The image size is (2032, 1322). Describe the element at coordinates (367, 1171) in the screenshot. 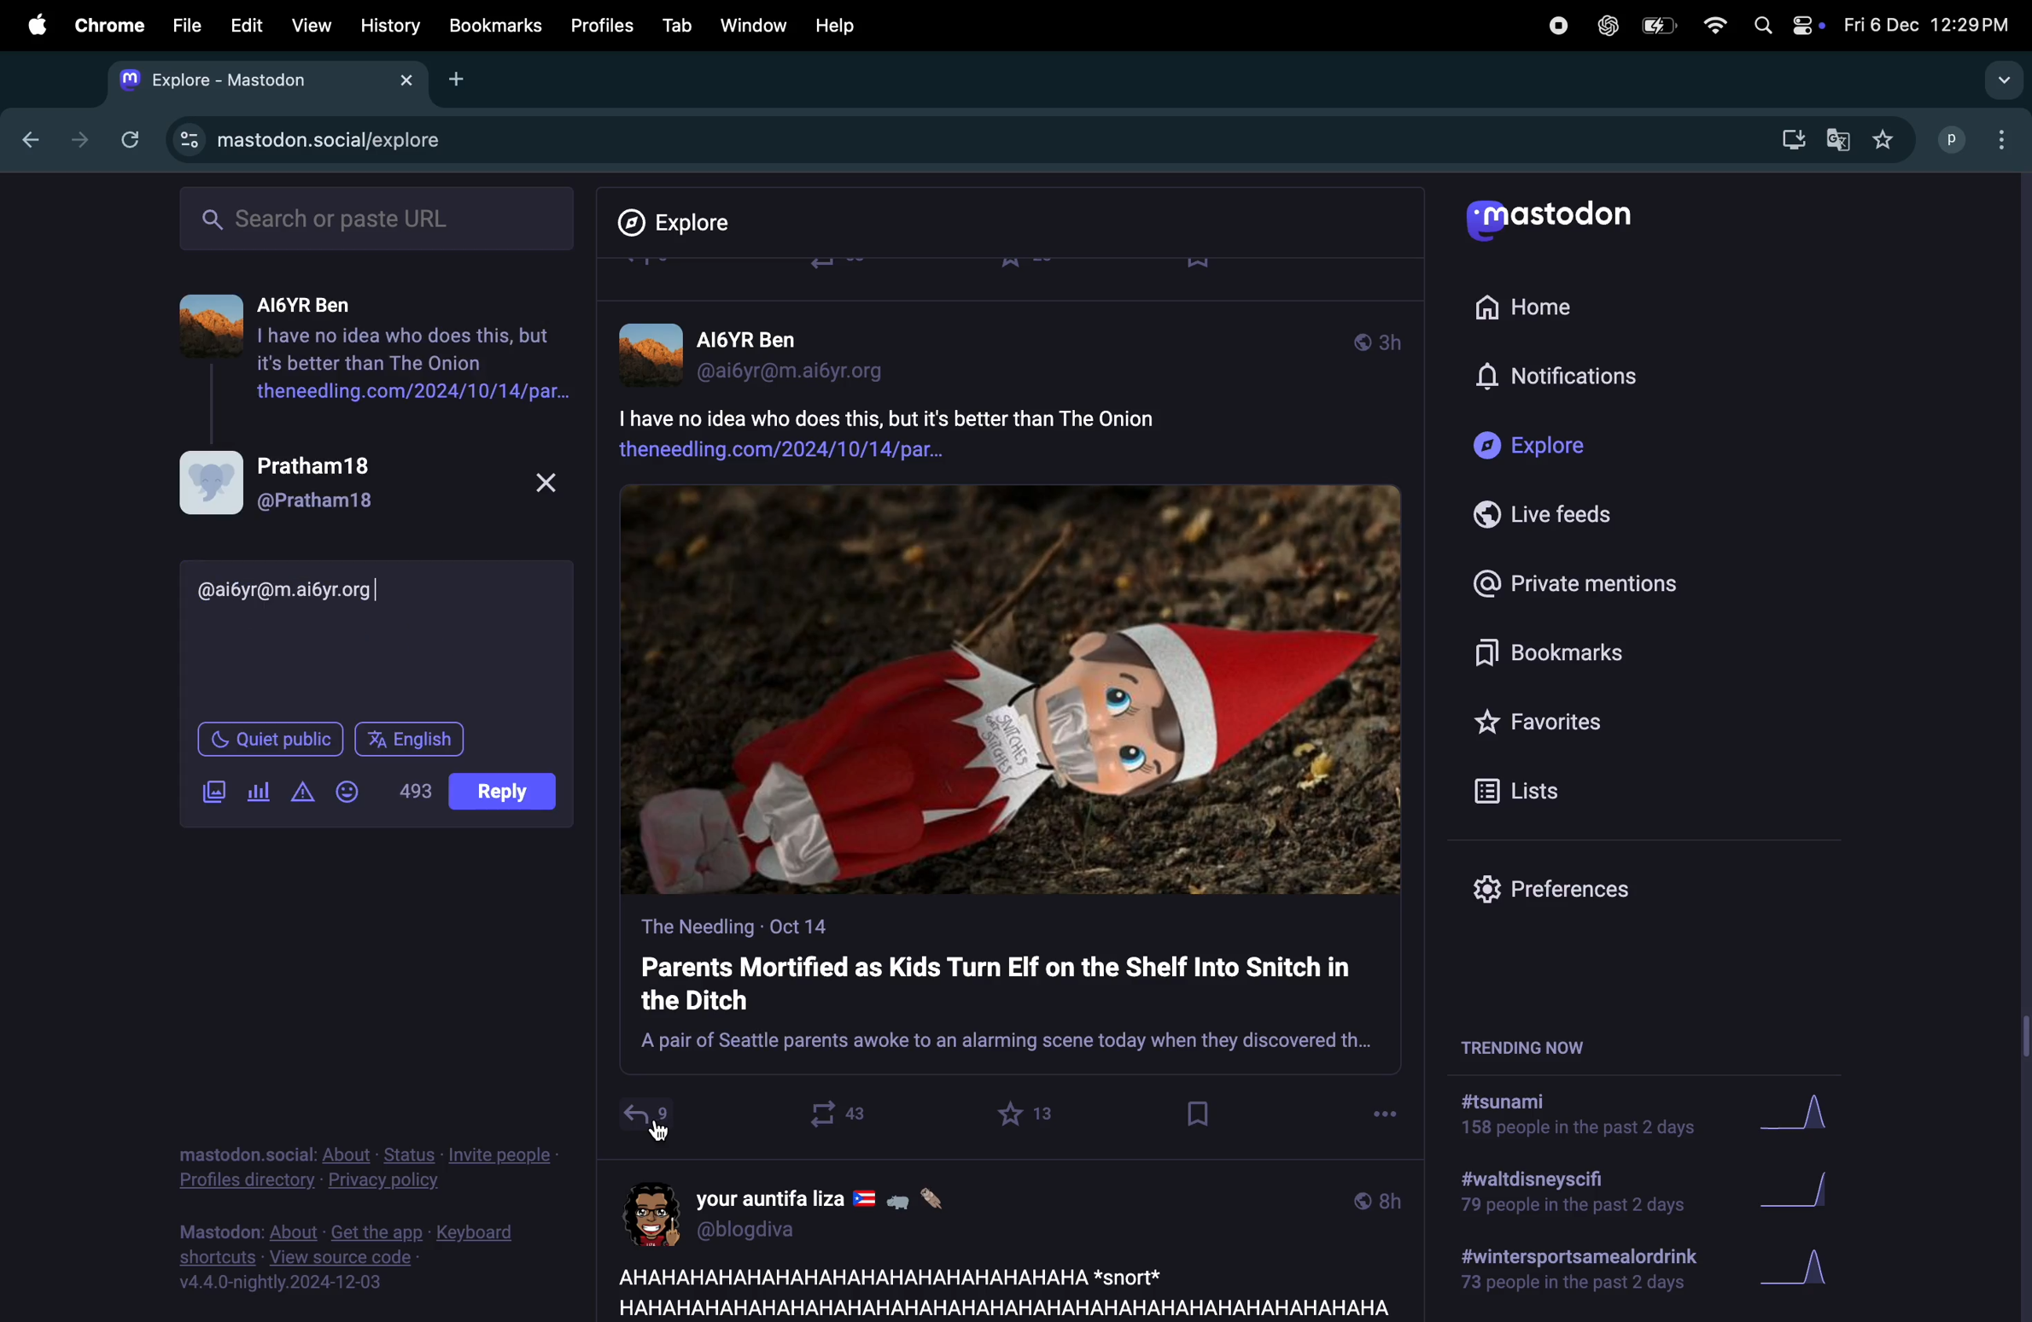

I see `privacy policy` at that location.